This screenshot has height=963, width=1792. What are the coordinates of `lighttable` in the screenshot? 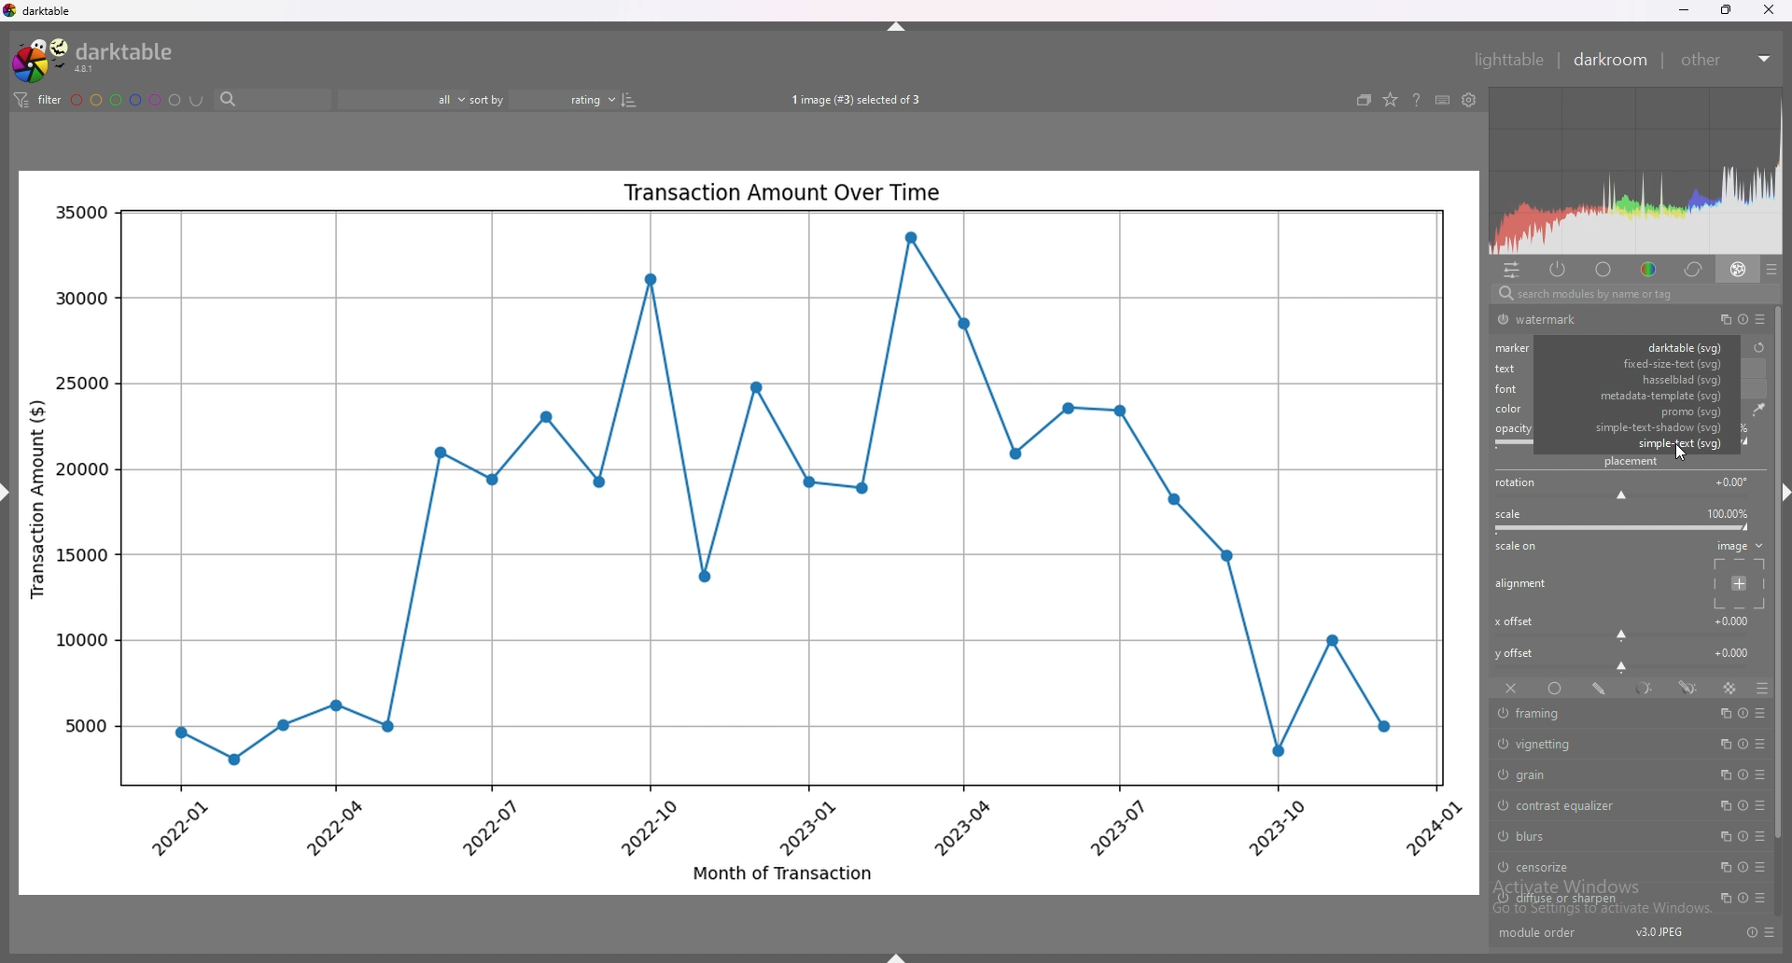 It's located at (1506, 58).